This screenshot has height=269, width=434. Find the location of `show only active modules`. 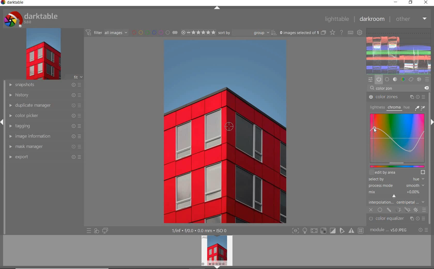

show only active modules is located at coordinates (379, 79).